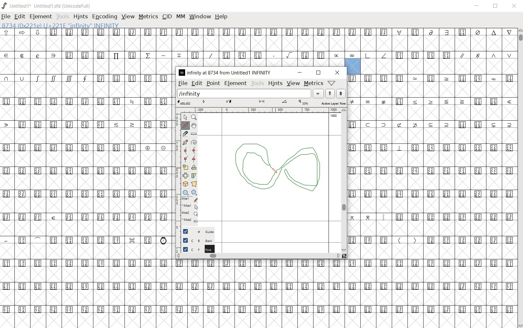 The image size is (523, 328). Describe the element at coordinates (258, 263) in the screenshot. I see `Unicode code points` at that location.